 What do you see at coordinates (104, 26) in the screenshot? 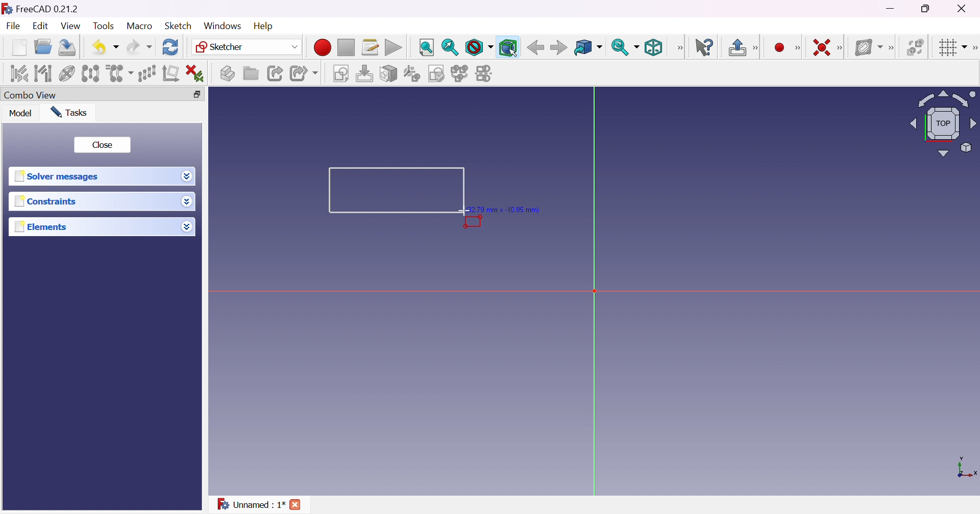
I see `Tools` at bounding box center [104, 26].